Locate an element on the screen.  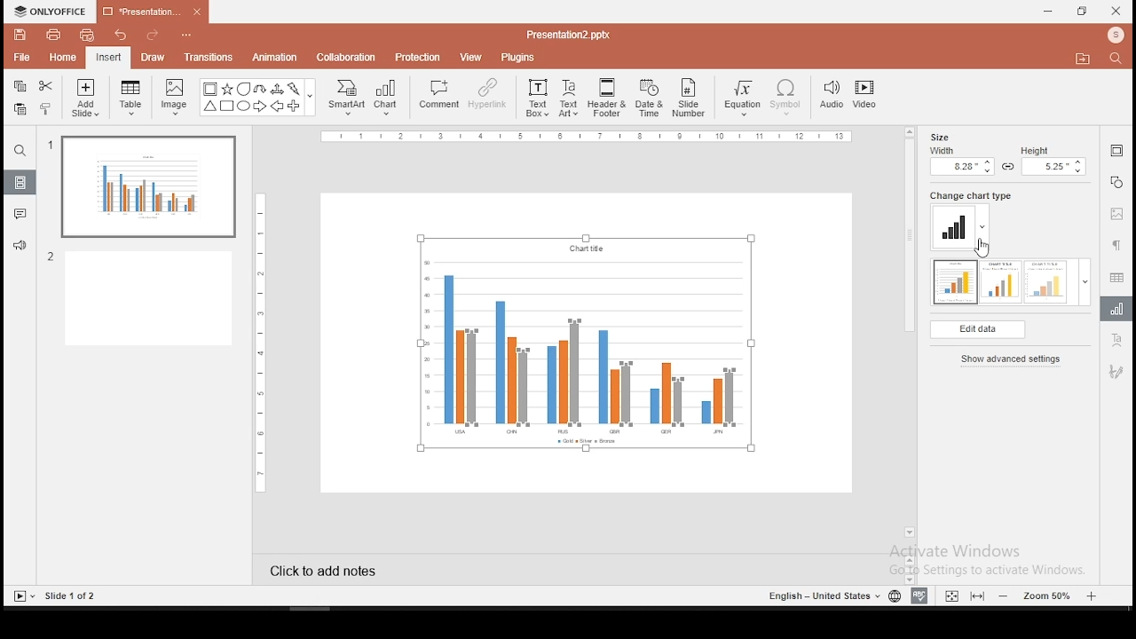
search is located at coordinates (1118, 59).